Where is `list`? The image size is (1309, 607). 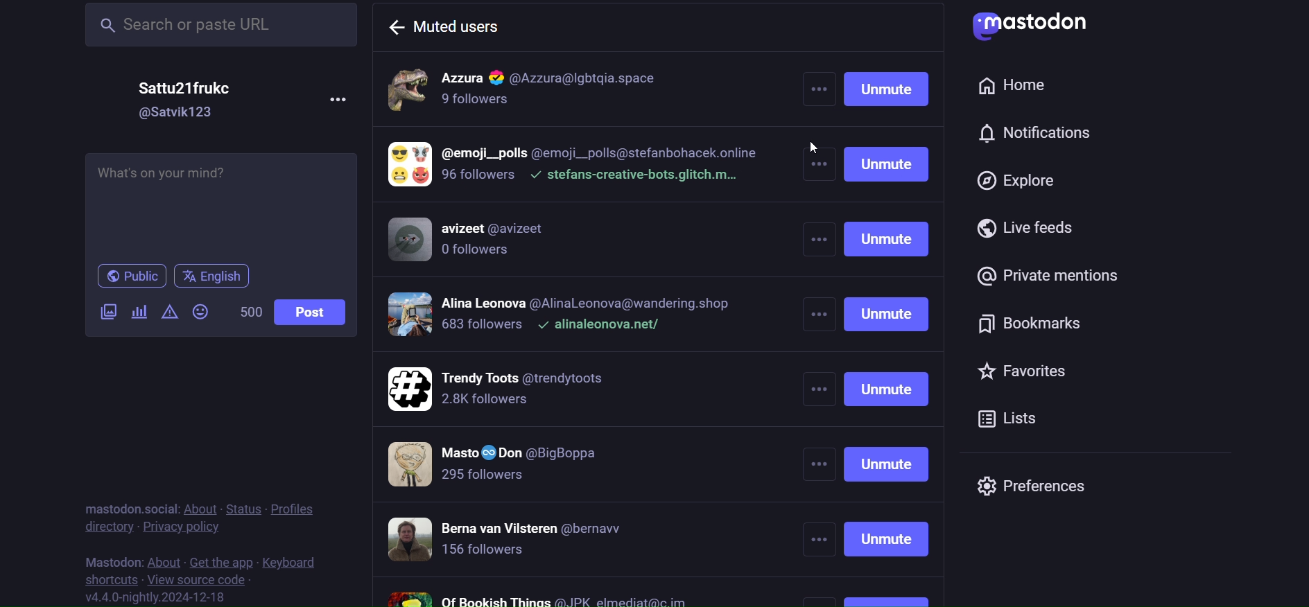 list is located at coordinates (1022, 418).